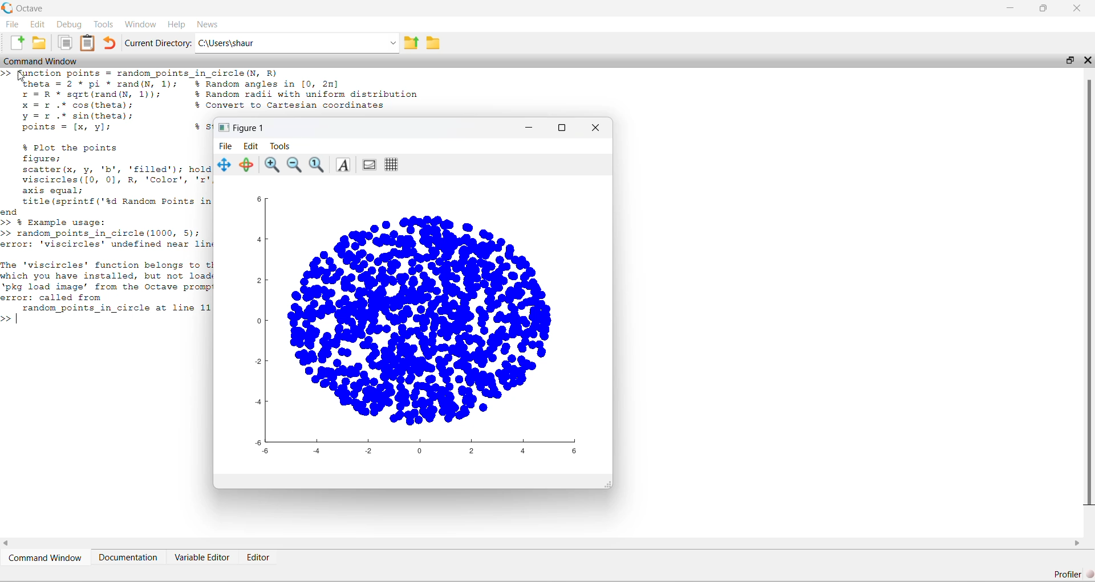 The width and height of the screenshot is (1095, 582). I want to click on Toggle current axes visibility, so click(368, 165).